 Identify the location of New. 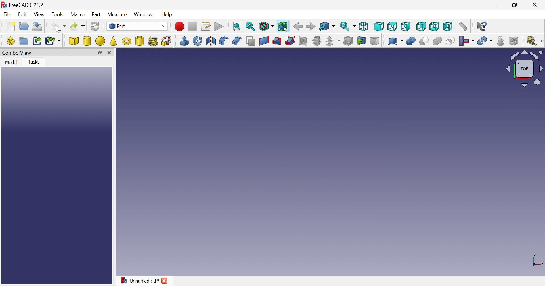
(10, 27).